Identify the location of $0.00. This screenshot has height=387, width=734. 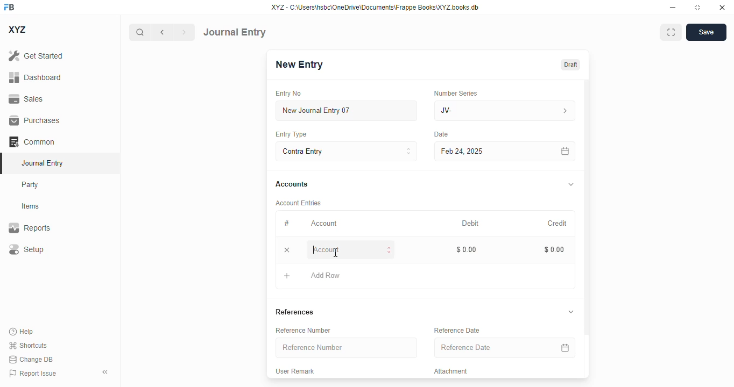
(467, 249).